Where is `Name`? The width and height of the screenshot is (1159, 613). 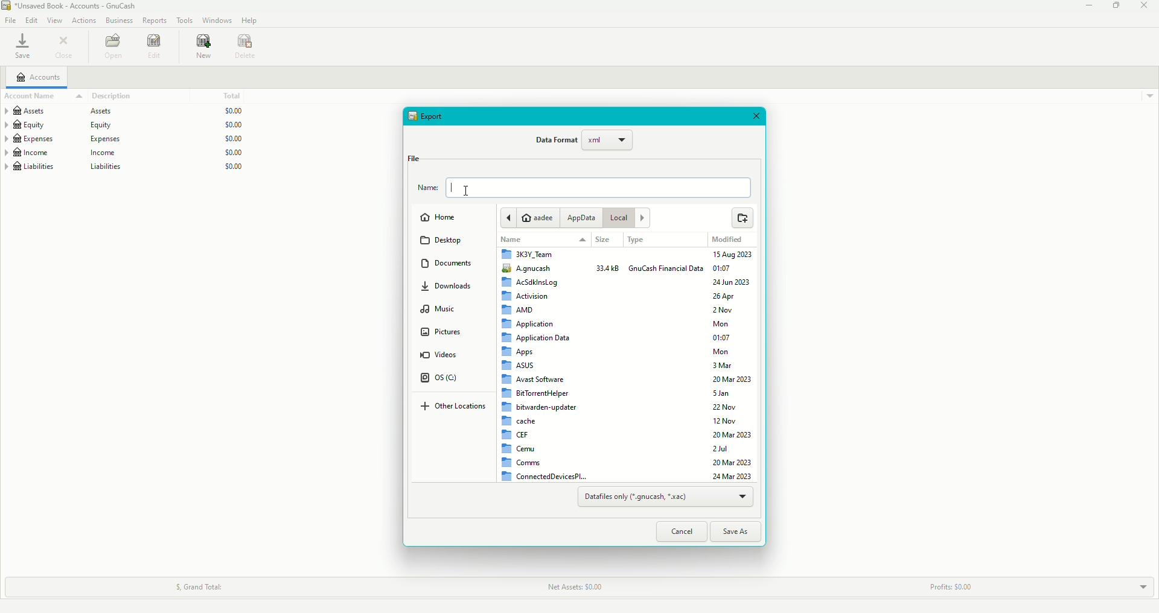
Name is located at coordinates (511, 241).